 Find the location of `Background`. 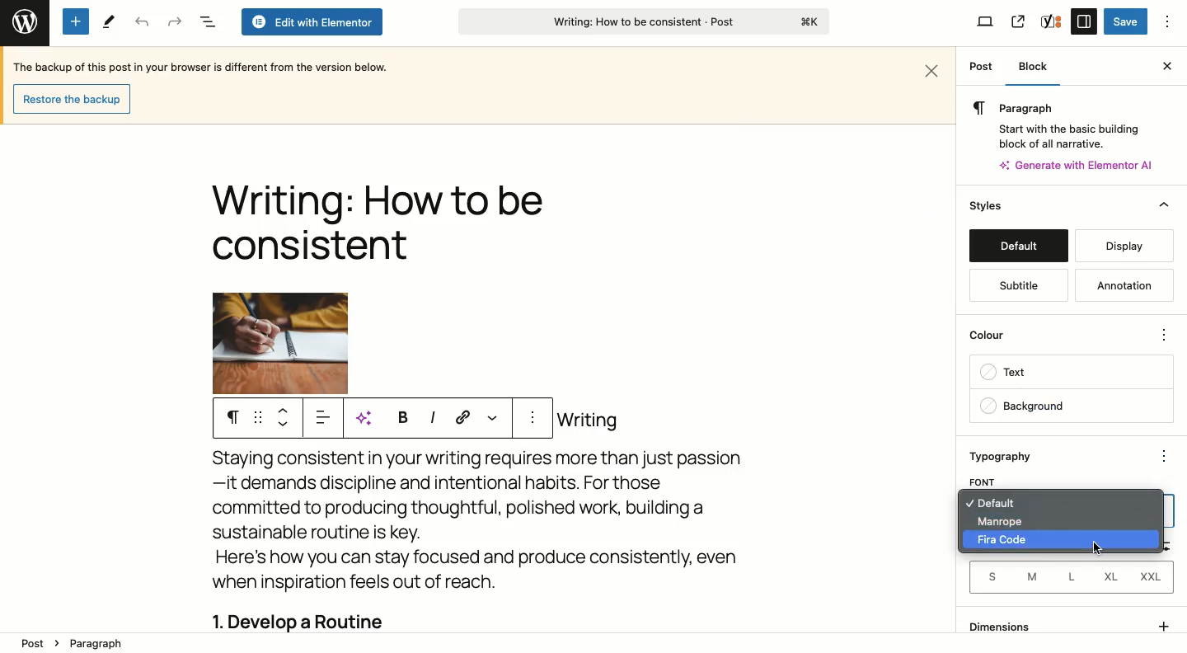

Background is located at coordinates (1070, 406).